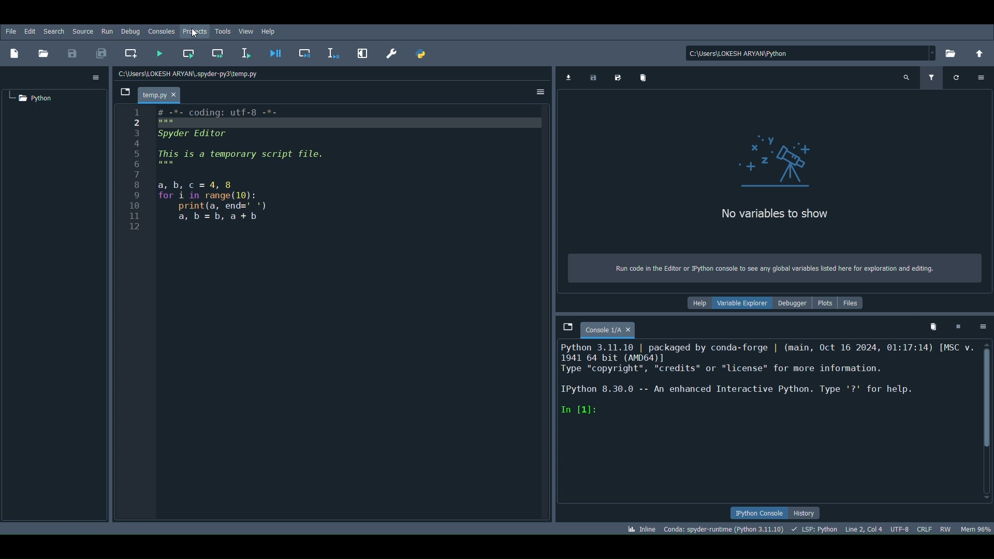  I want to click on Completions, linting, code folding and symbols status, so click(816, 529).